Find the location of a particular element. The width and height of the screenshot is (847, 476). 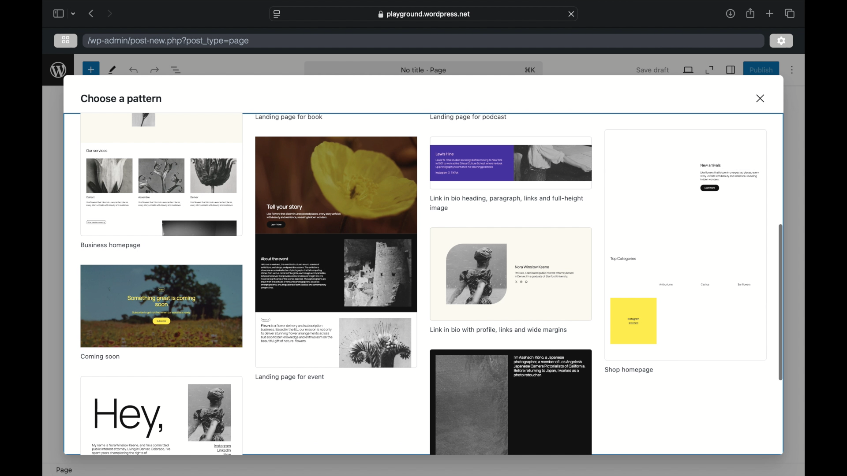

preview is located at coordinates (161, 416).